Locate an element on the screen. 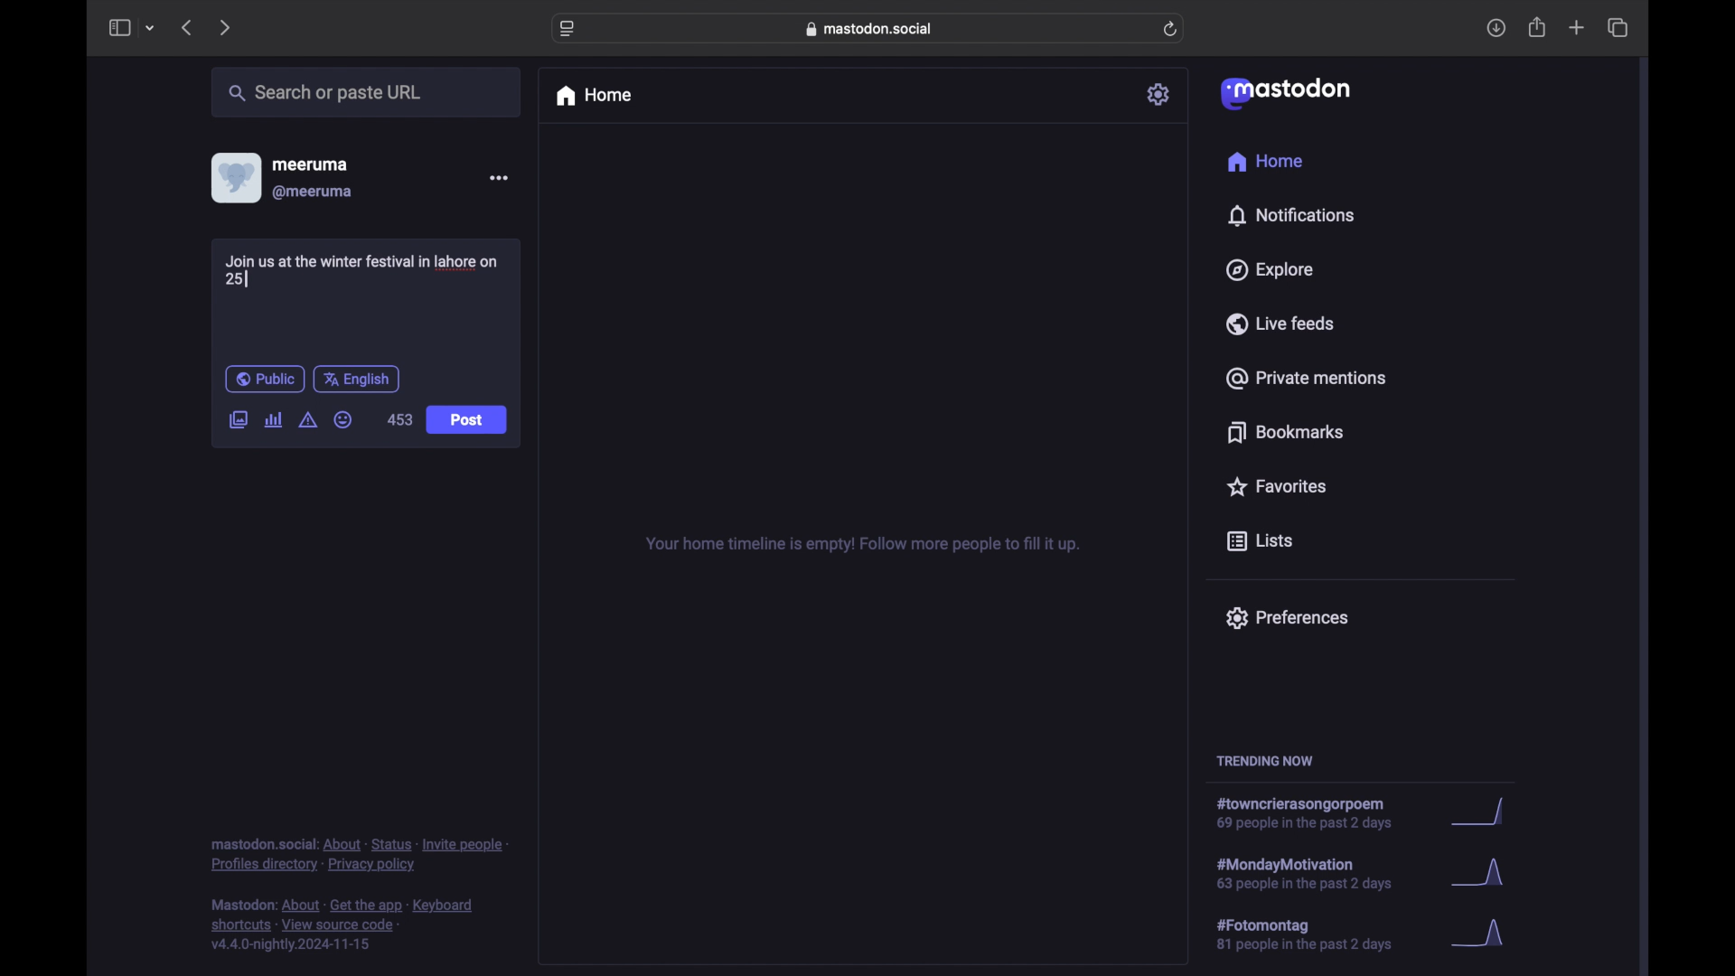 This screenshot has height=976, width=1735. previous is located at coordinates (186, 27).